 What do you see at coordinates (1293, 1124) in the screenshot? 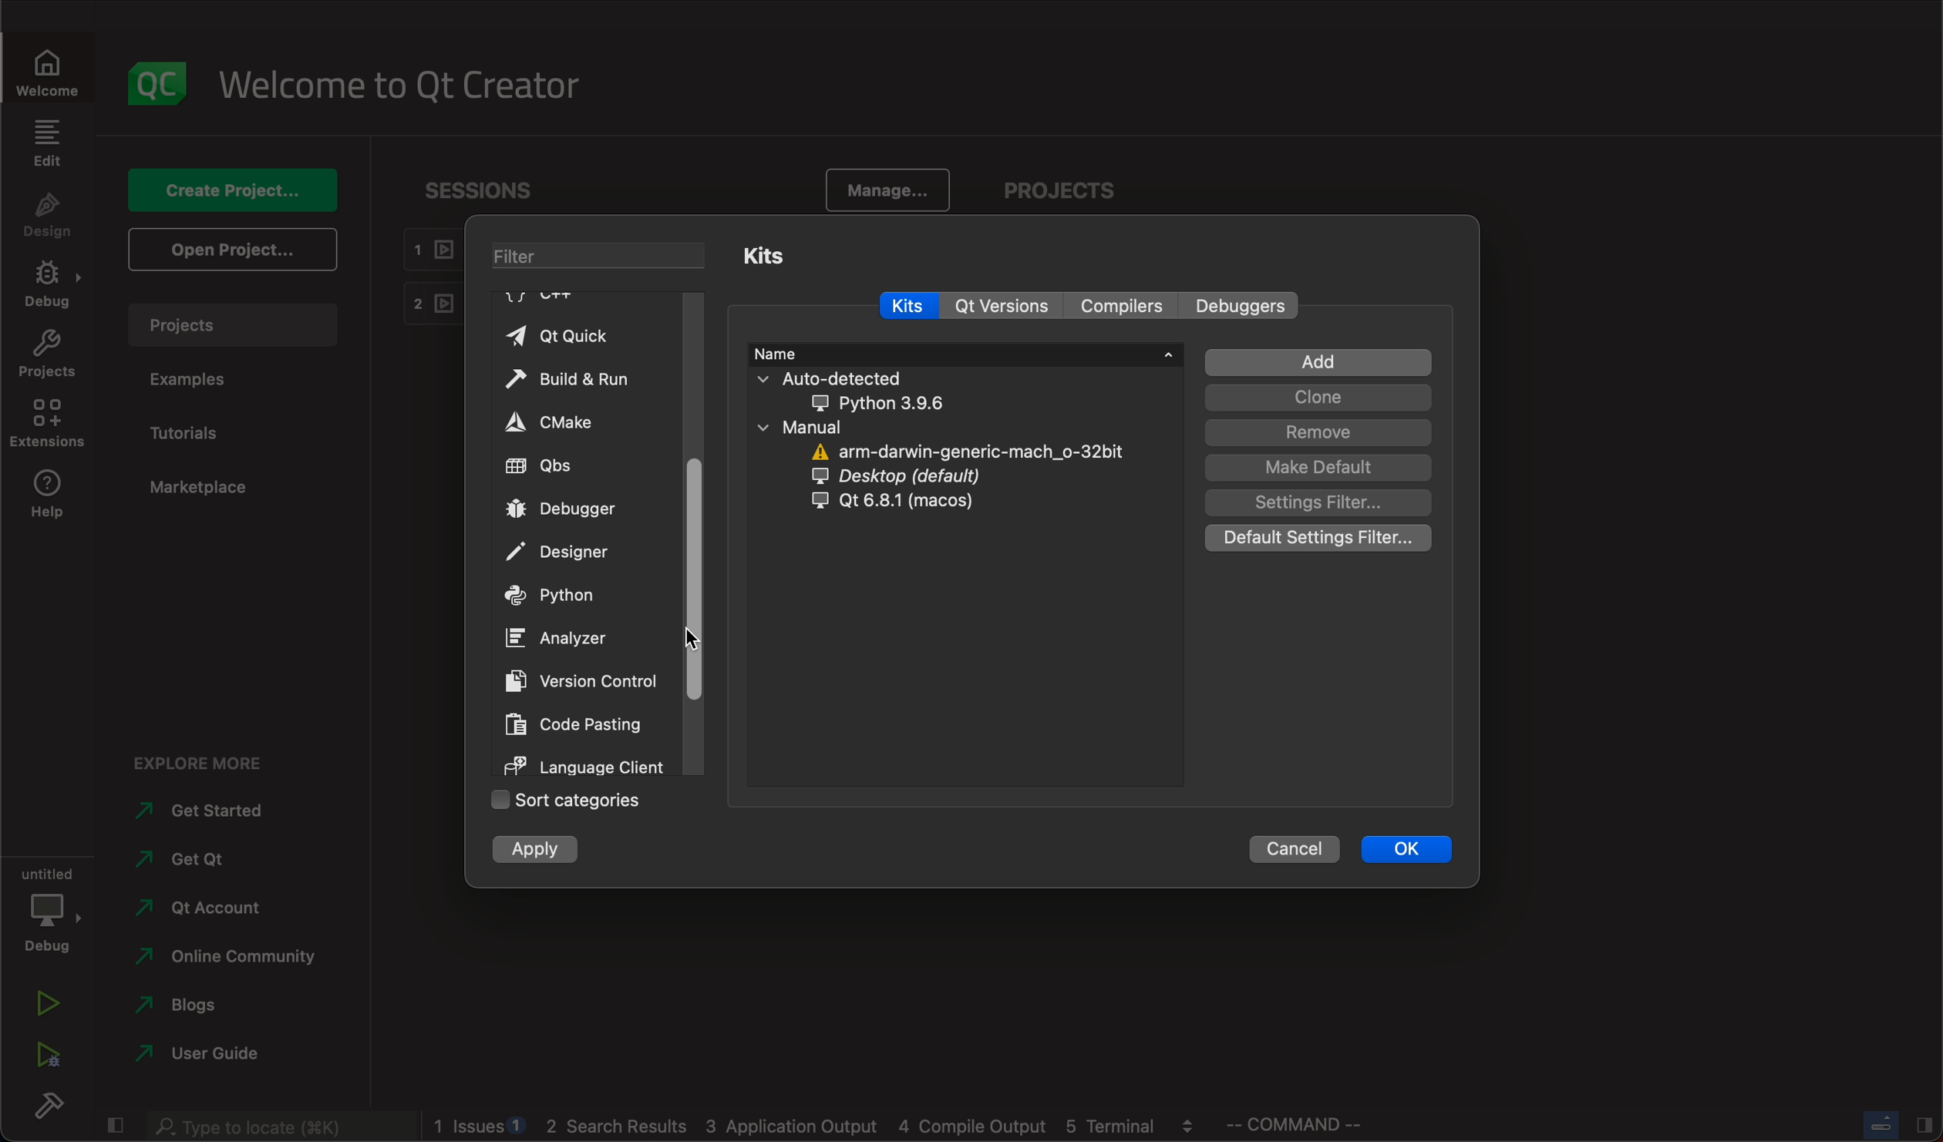
I see `command` at bounding box center [1293, 1124].